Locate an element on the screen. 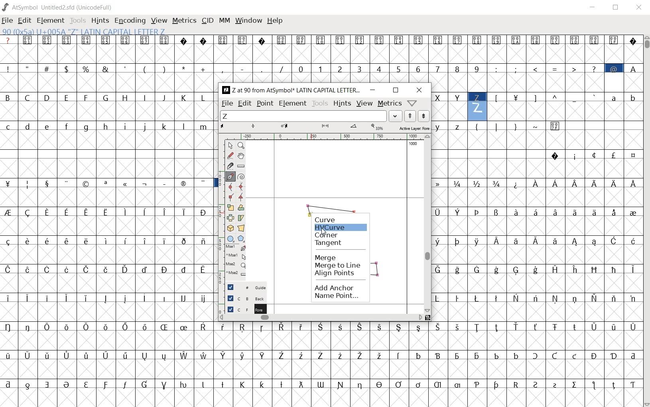 The width and height of the screenshot is (650, 407). close is located at coordinates (639, 7).